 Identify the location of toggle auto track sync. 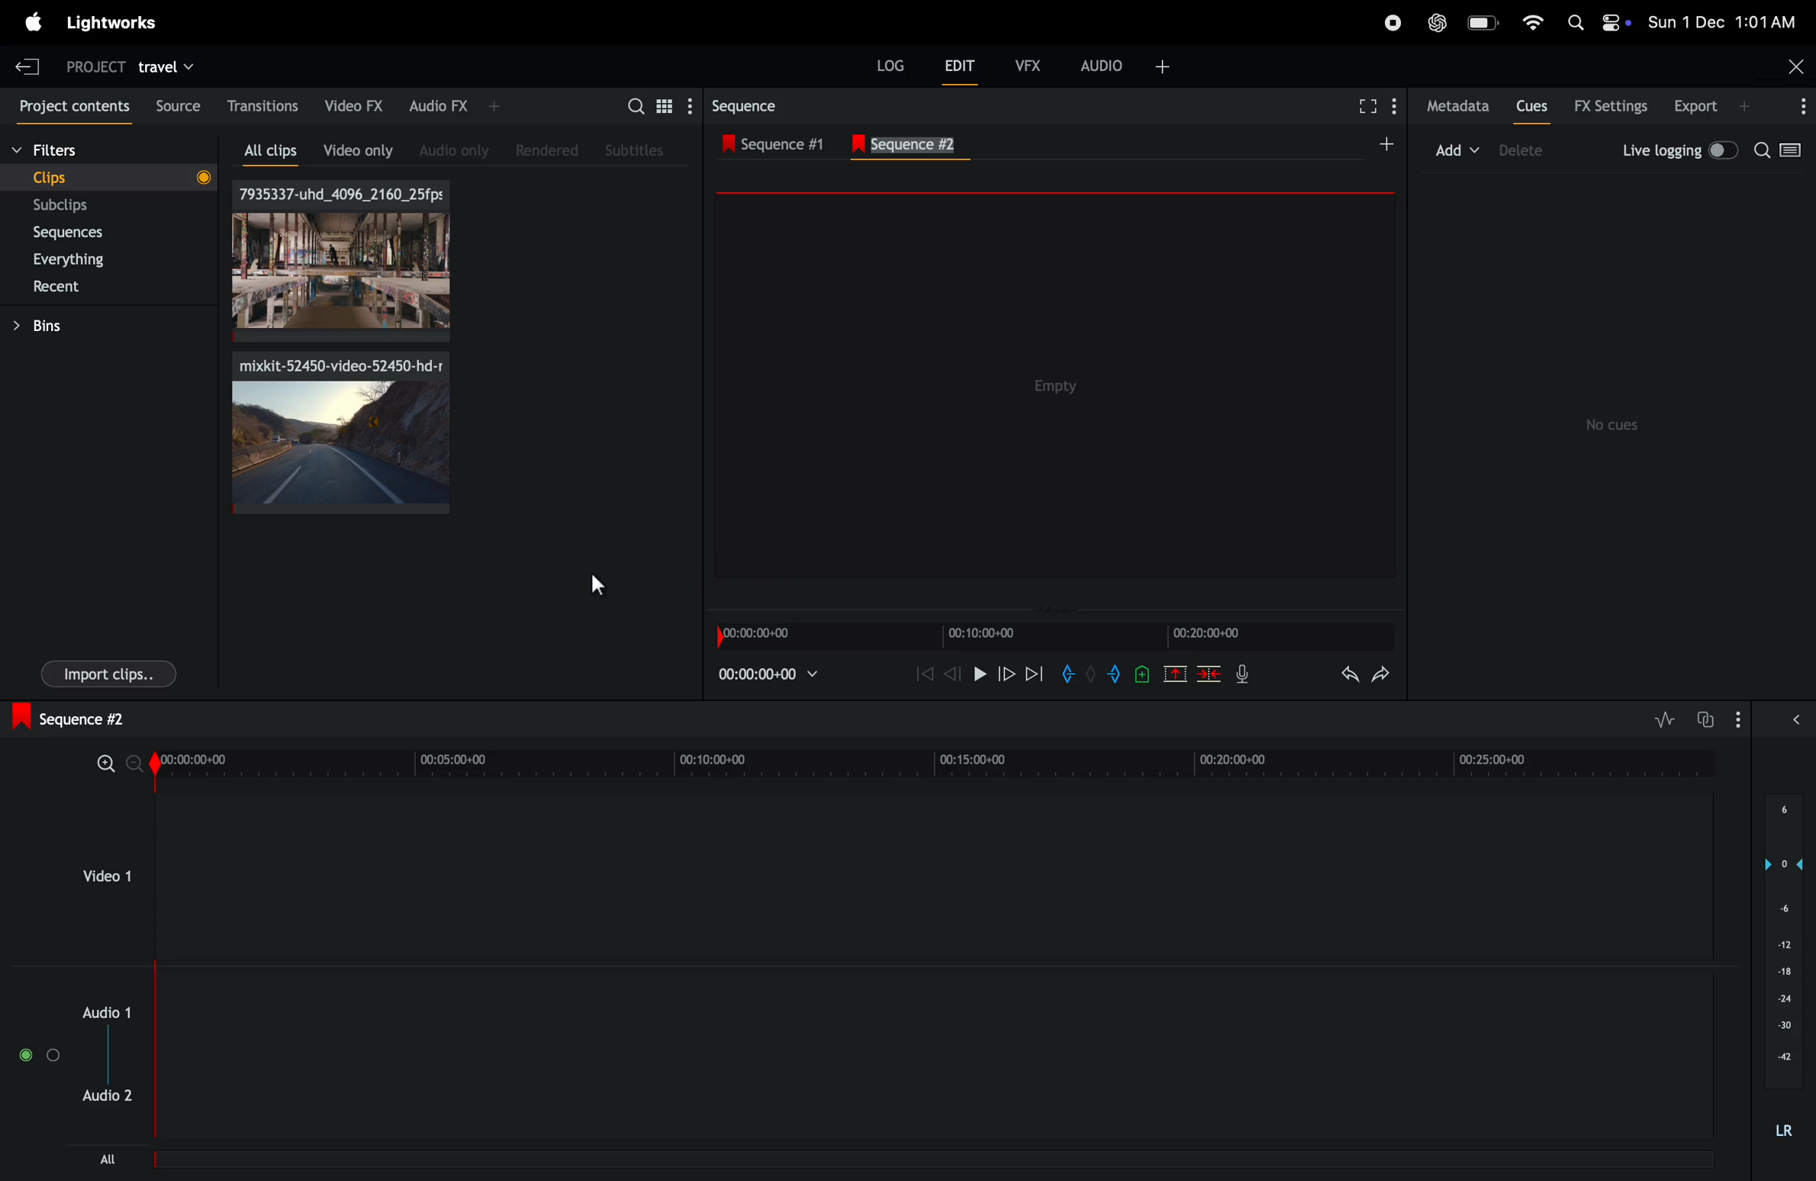
(1706, 718).